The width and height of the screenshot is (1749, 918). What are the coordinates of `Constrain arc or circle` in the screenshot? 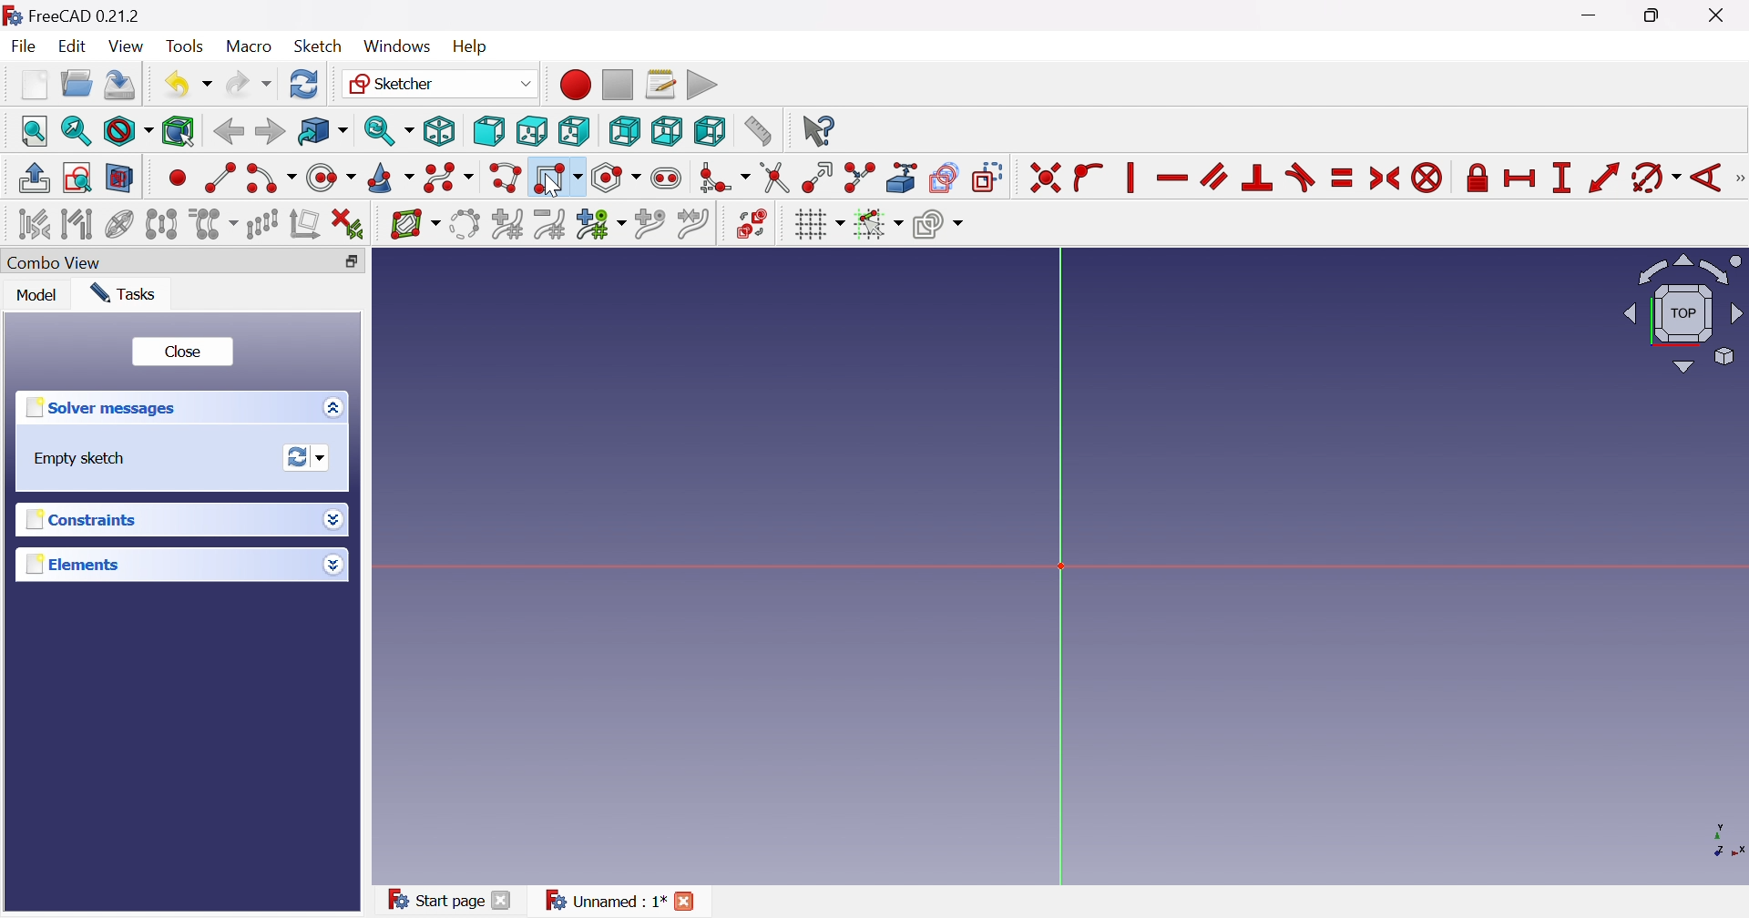 It's located at (1655, 179).